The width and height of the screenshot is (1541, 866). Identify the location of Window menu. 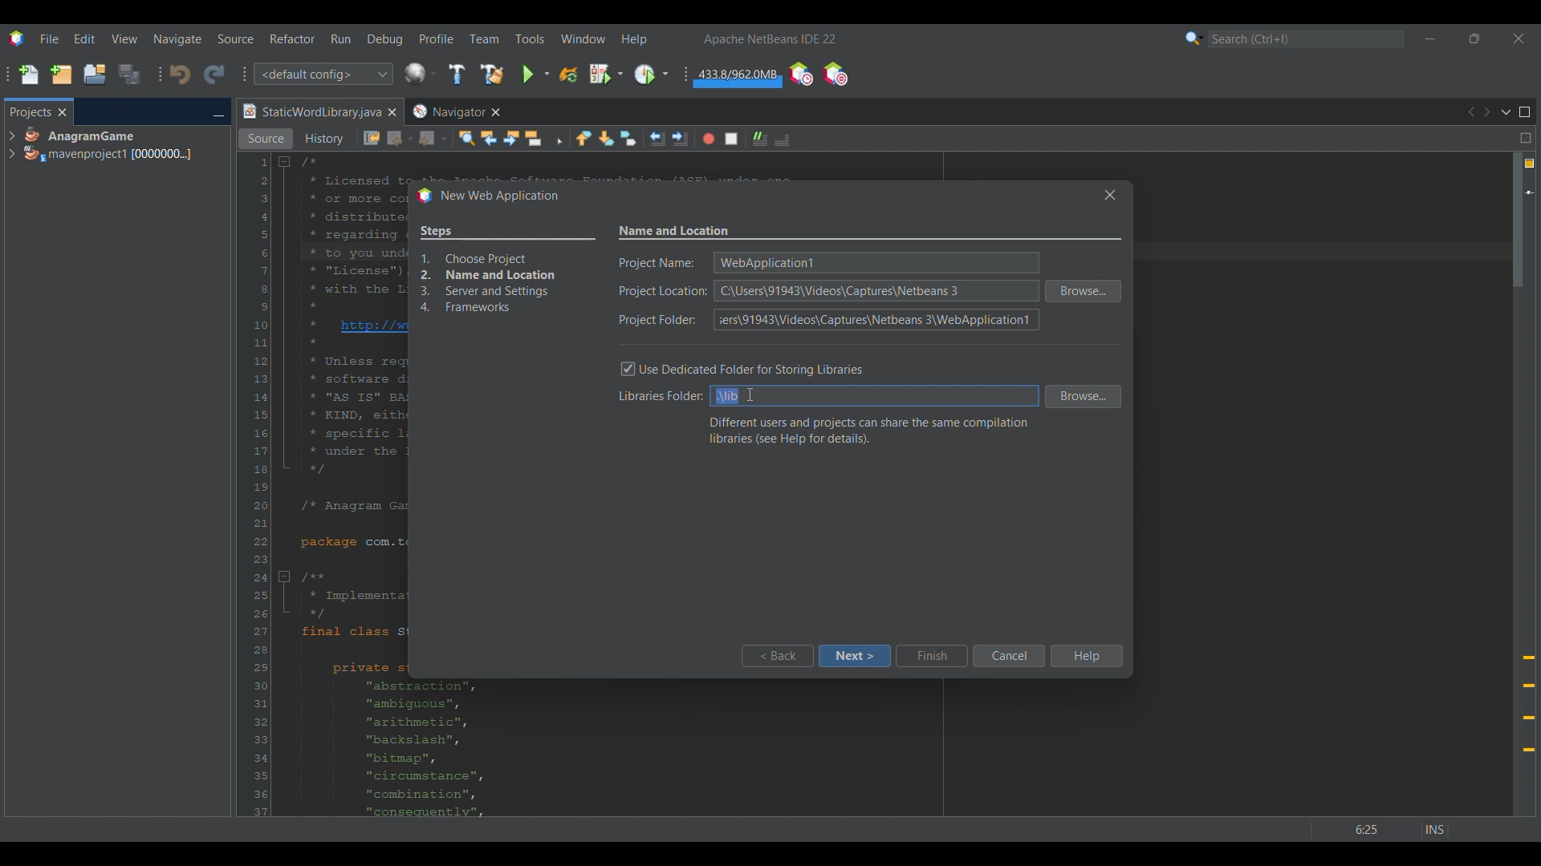
(583, 38).